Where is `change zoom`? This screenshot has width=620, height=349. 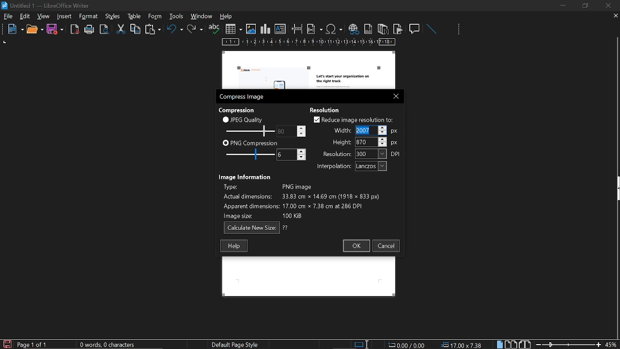 change zoom is located at coordinates (568, 344).